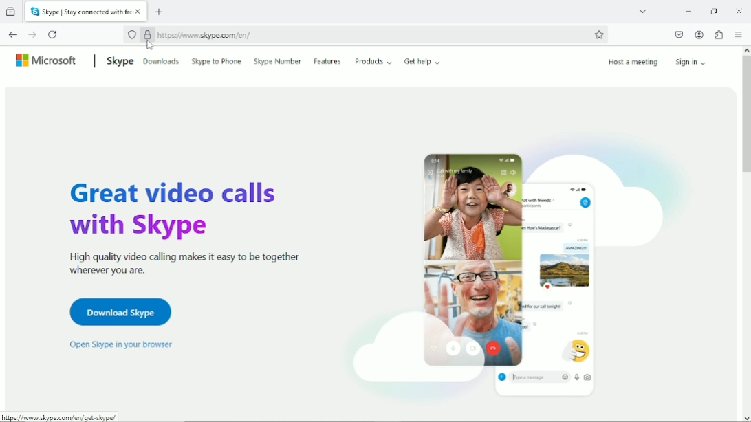  Describe the element at coordinates (277, 60) in the screenshot. I see `Skype number` at that location.